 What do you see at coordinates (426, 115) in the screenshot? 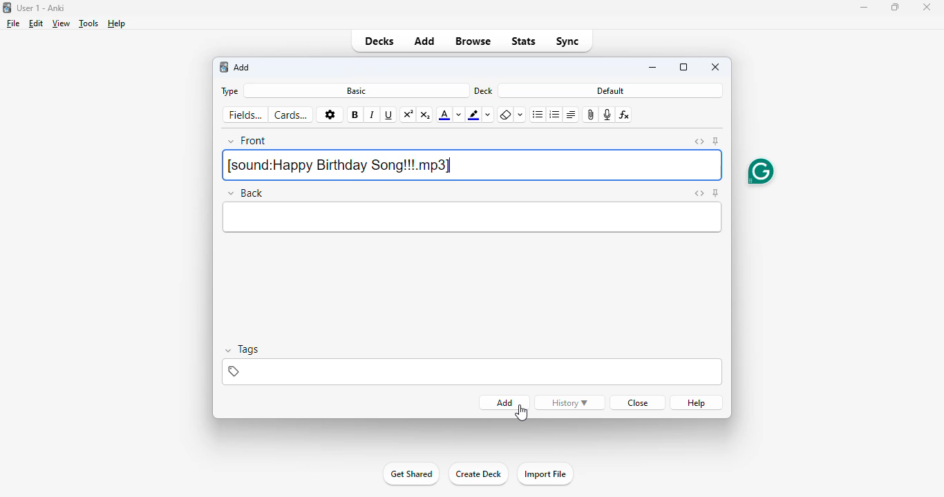
I see `subscript` at bounding box center [426, 115].